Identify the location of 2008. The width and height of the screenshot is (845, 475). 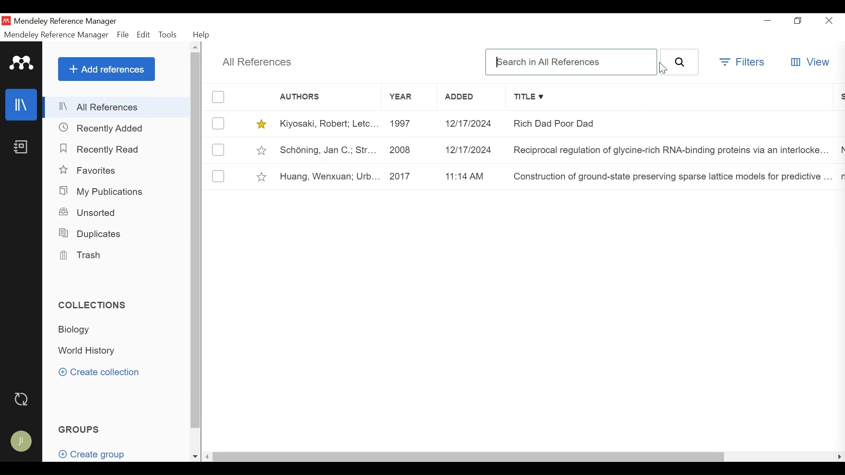
(406, 149).